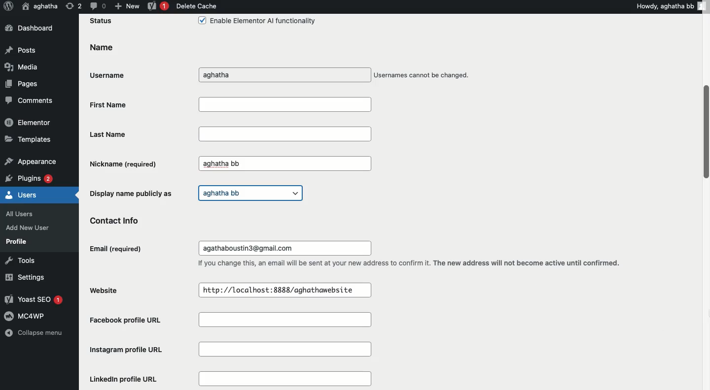 Image resolution: width=710 pixels, height=390 pixels. I want to click on Howdy, aghatha, so click(664, 6).